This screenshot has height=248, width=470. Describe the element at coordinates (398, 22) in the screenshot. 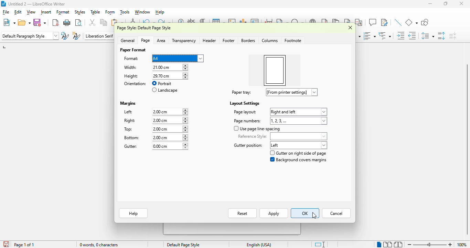

I see `insert line` at that location.